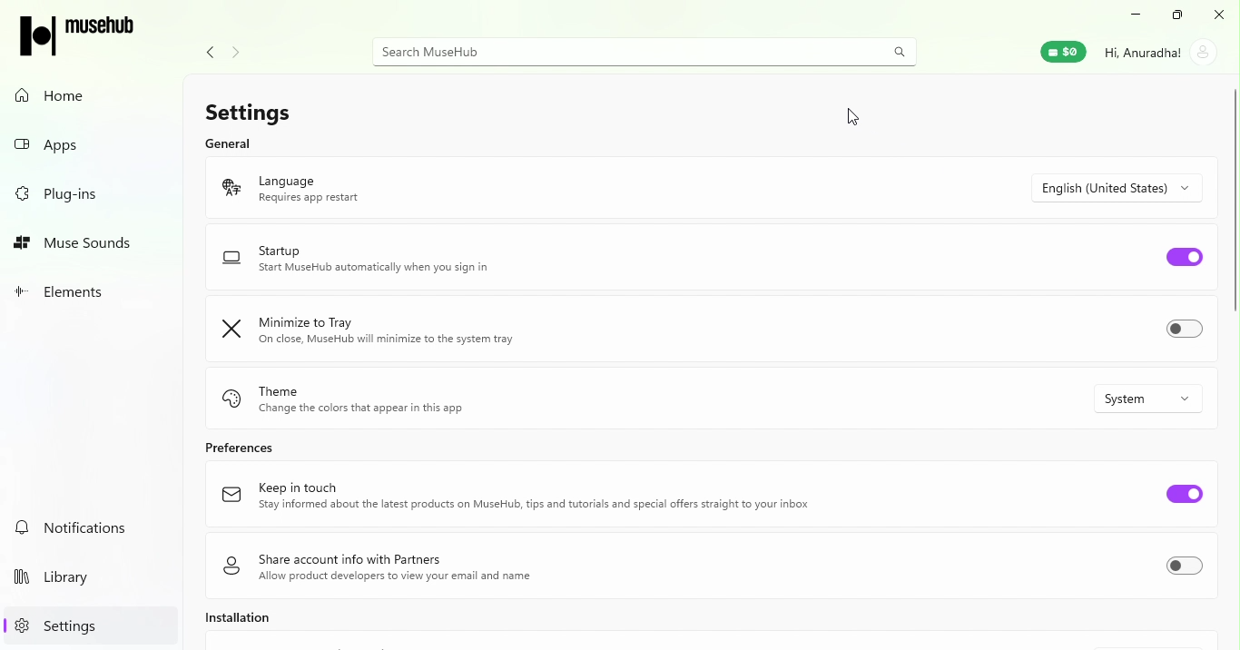 This screenshot has width=1240, height=650. What do you see at coordinates (72, 292) in the screenshot?
I see `Elements` at bounding box center [72, 292].